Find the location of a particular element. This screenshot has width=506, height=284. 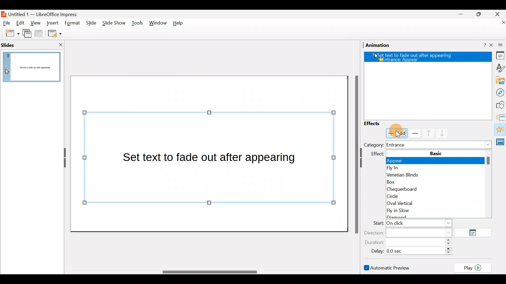

Gallery is located at coordinates (499, 80).